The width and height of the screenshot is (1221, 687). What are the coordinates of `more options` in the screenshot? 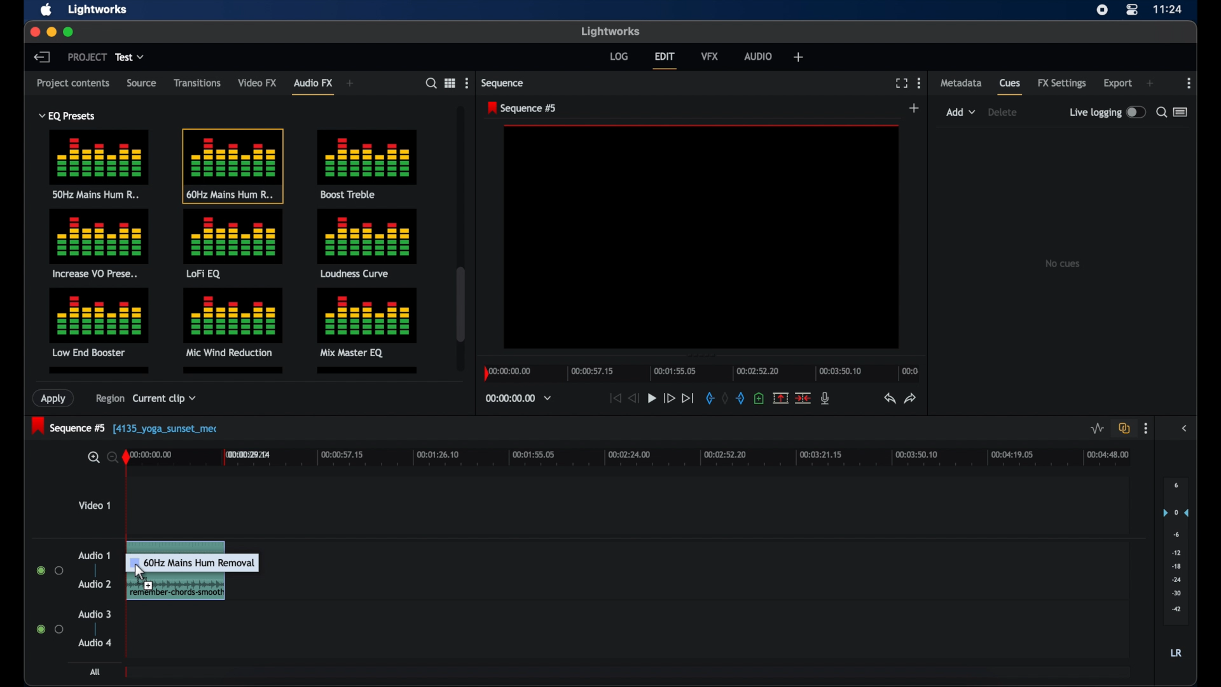 It's located at (1146, 429).